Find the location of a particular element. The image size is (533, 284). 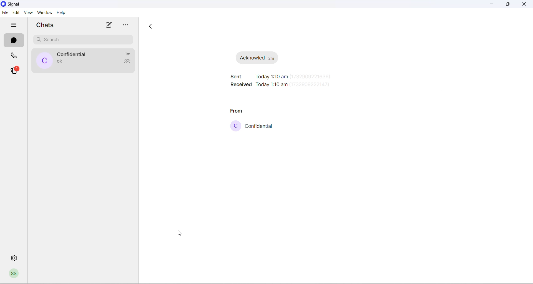

minimize is located at coordinates (491, 4).